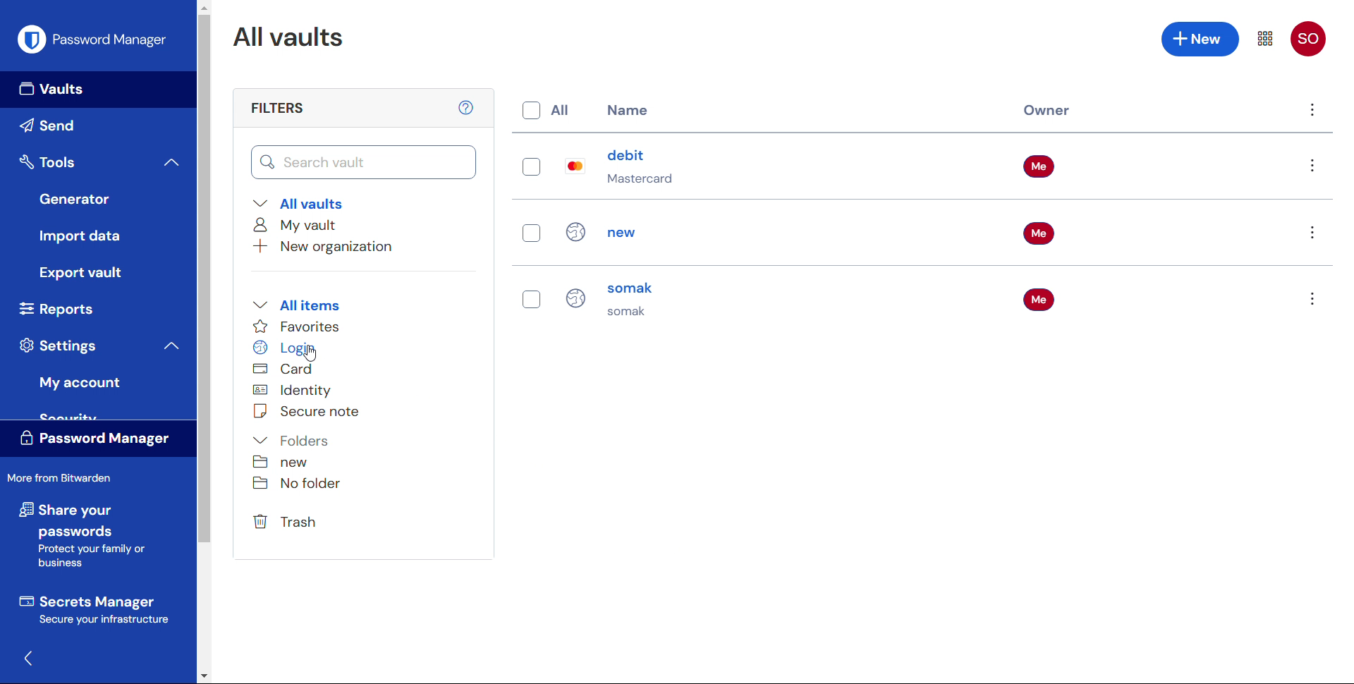 This screenshot has height=684, width=1354. I want to click on Identity , so click(290, 390).